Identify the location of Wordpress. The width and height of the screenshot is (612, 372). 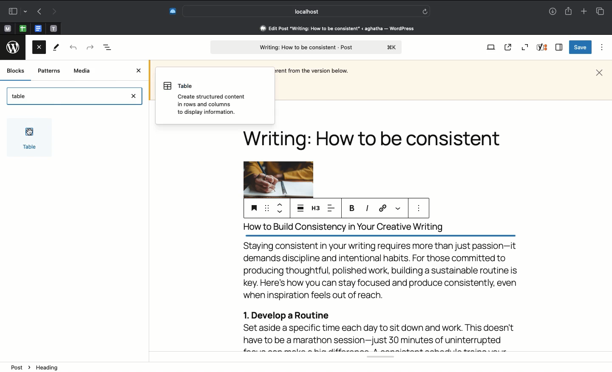
(14, 47).